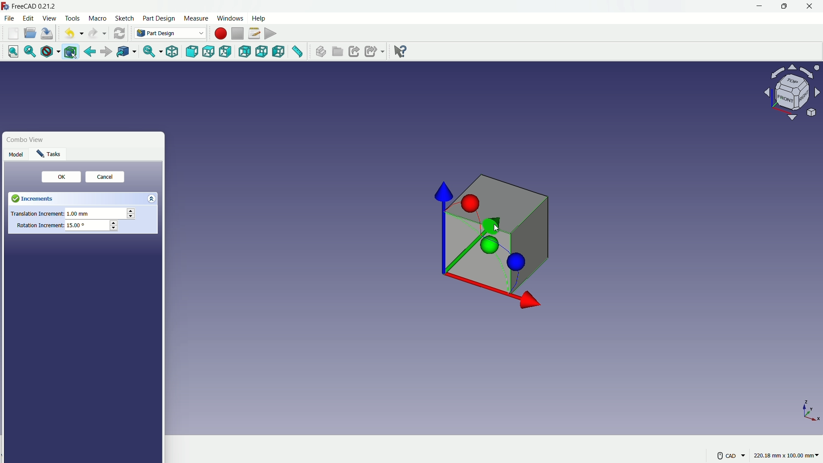  I want to click on go back, so click(90, 52).